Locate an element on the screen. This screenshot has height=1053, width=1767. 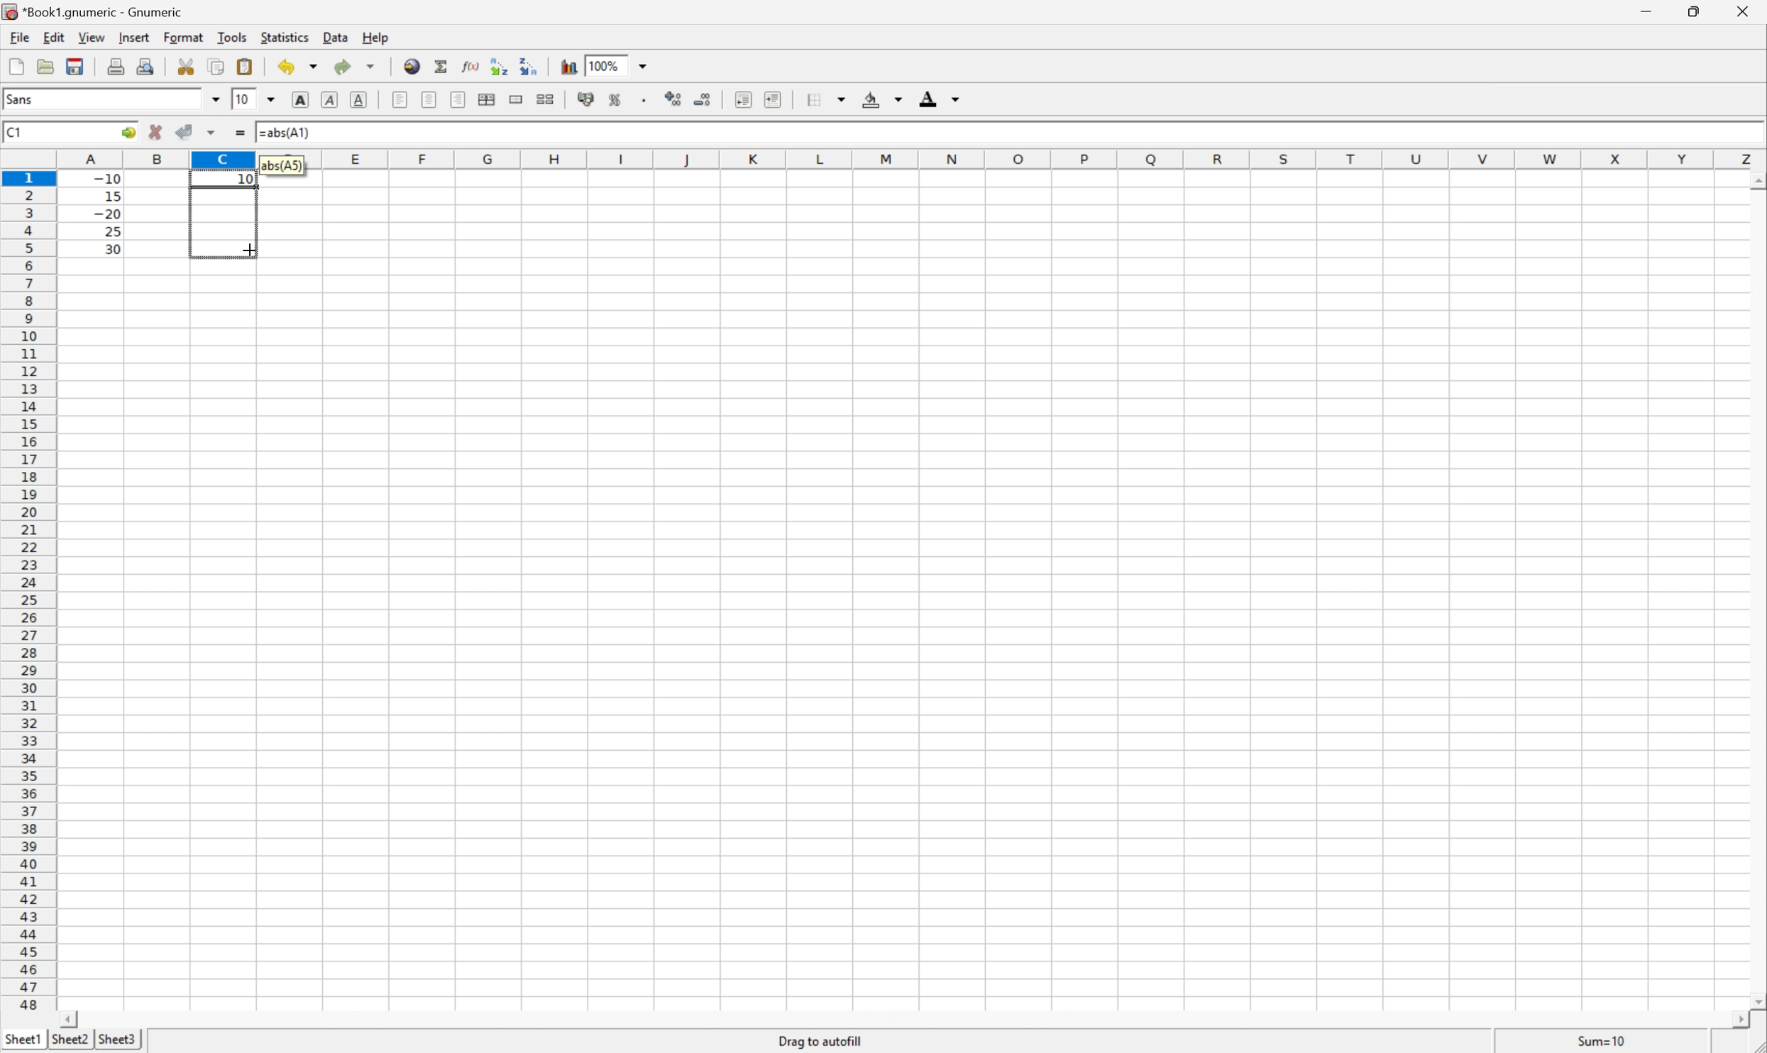
Underline is located at coordinates (361, 98).